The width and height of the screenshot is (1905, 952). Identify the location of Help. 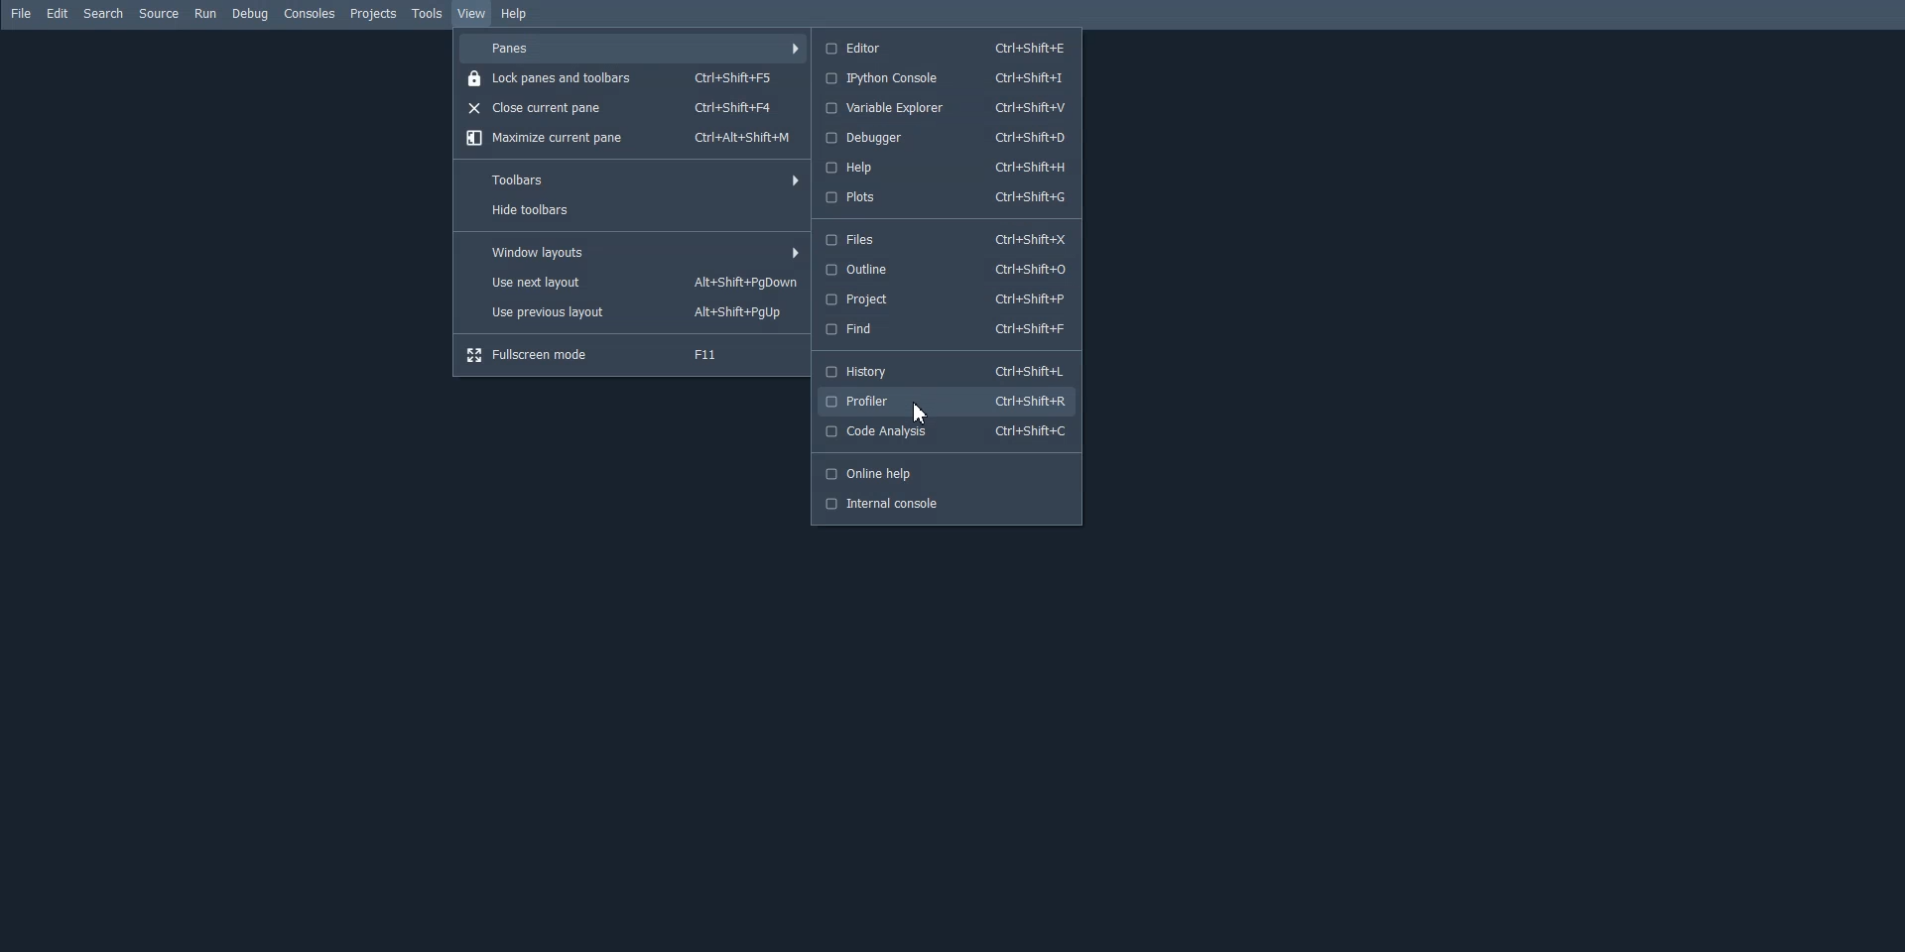
(944, 168).